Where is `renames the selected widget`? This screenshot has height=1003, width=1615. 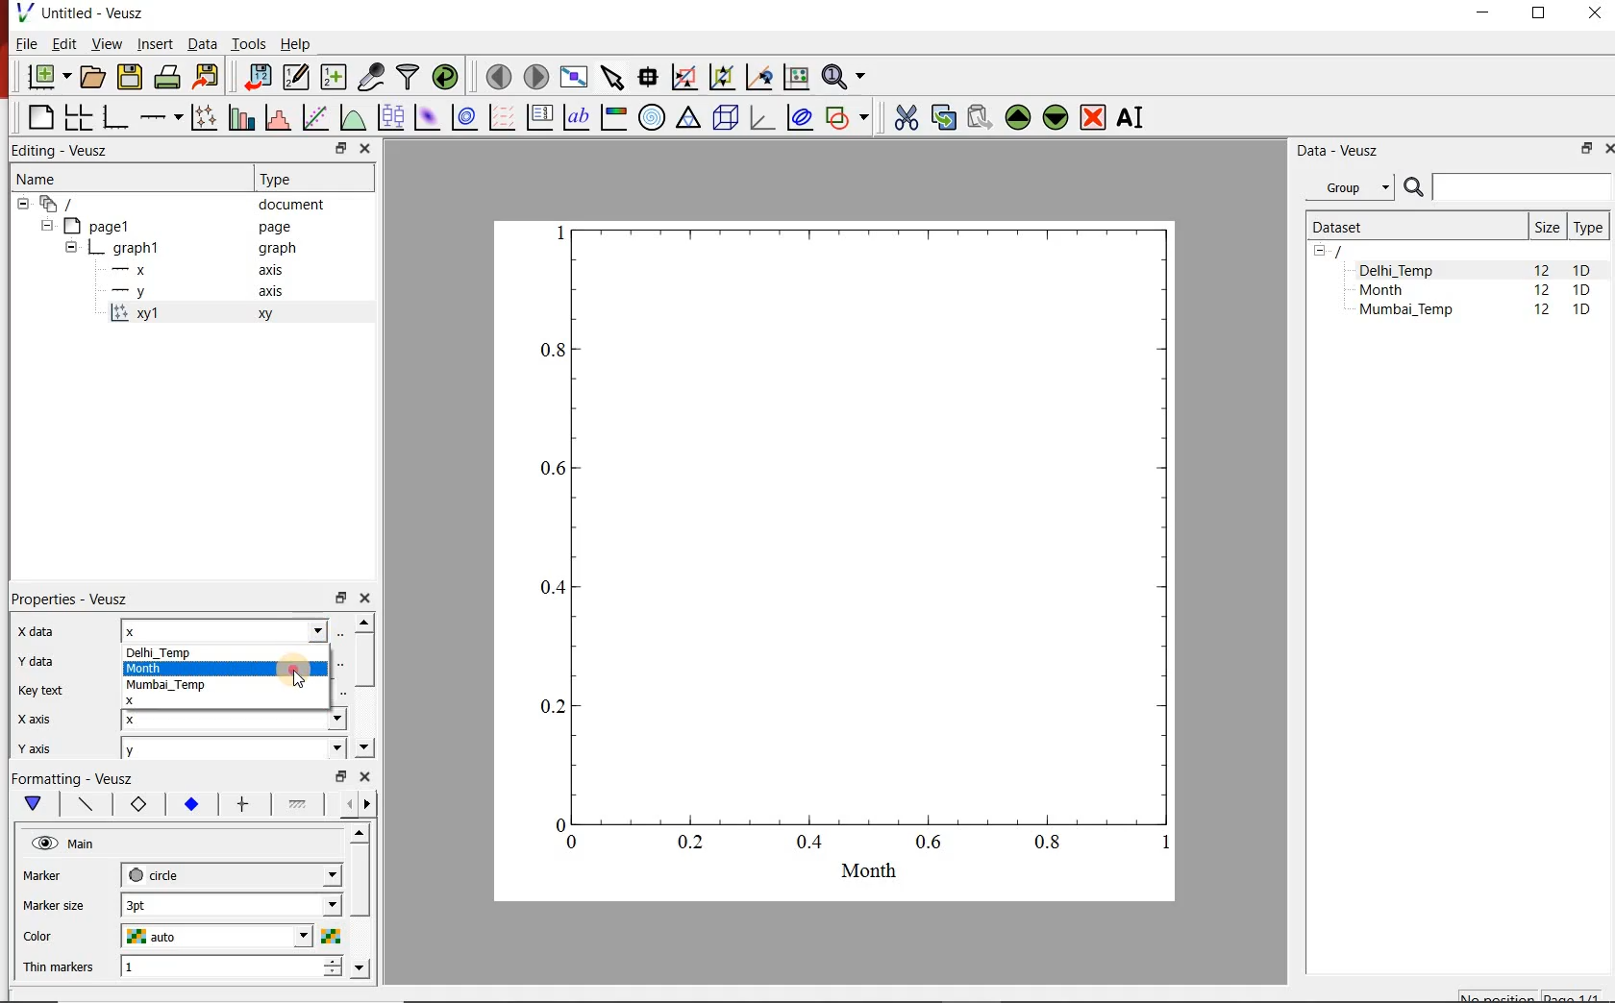
renames the selected widget is located at coordinates (1131, 118).